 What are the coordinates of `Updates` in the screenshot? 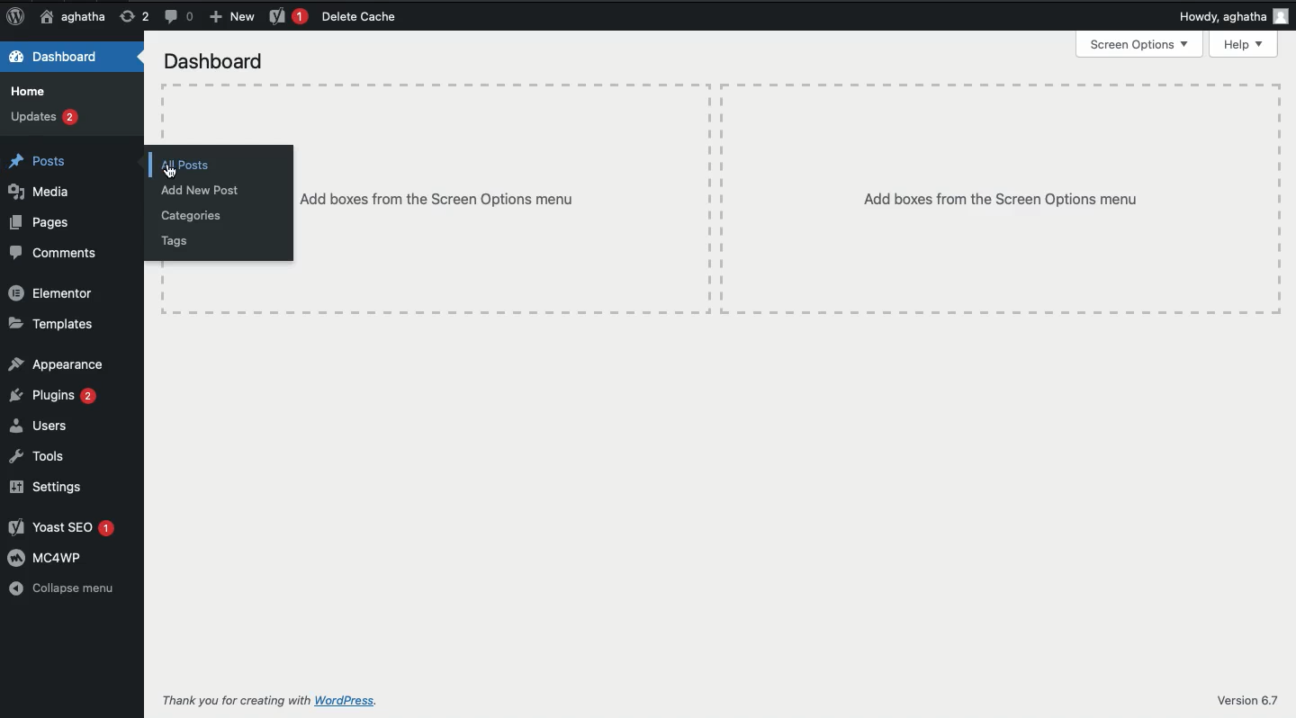 It's located at (45, 115).